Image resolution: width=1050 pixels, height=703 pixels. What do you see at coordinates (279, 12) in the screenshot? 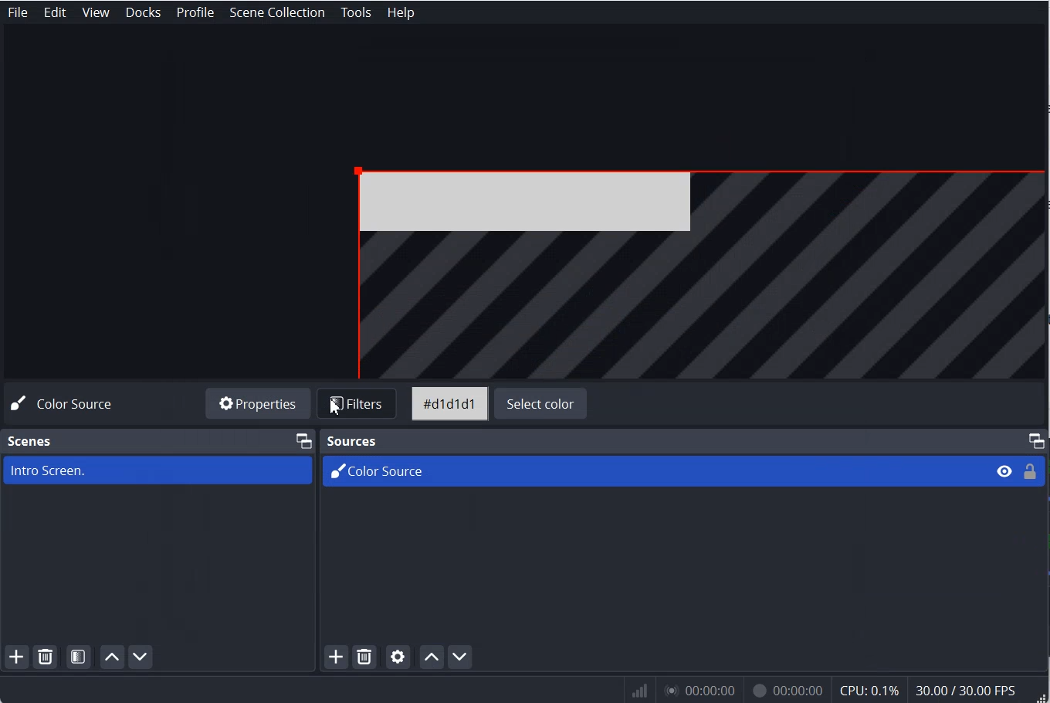
I see `Scene Collection` at bounding box center [279, 12].